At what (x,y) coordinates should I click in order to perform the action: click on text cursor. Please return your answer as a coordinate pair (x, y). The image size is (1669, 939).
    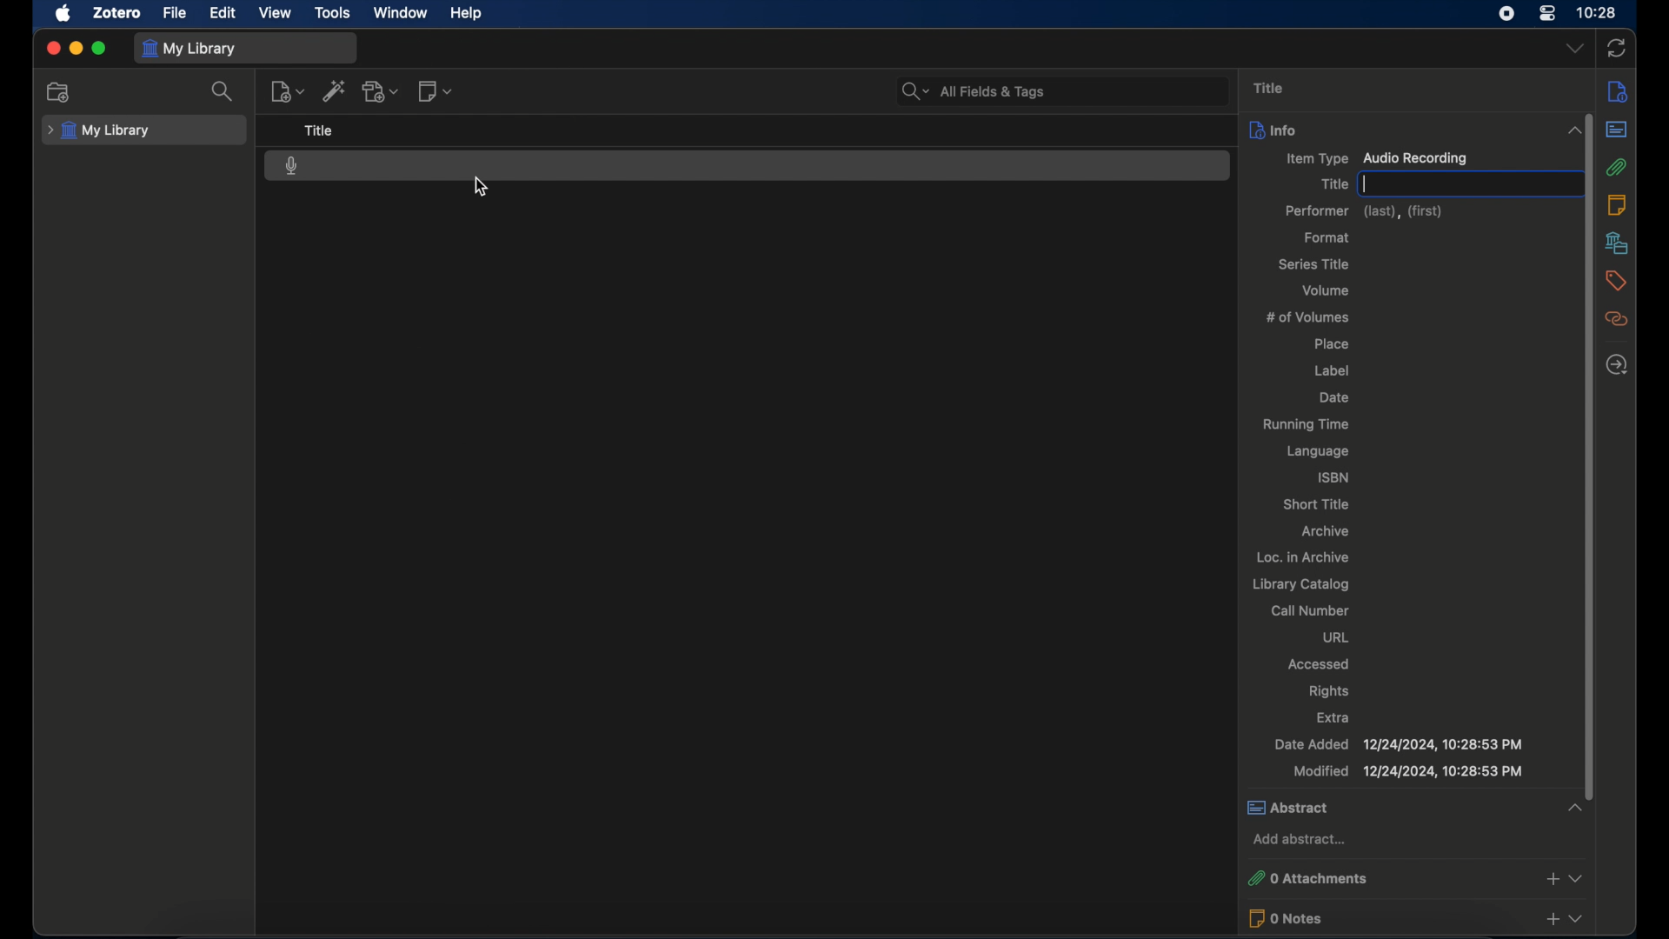
    Looking at the image, I should click on (1366, 183).